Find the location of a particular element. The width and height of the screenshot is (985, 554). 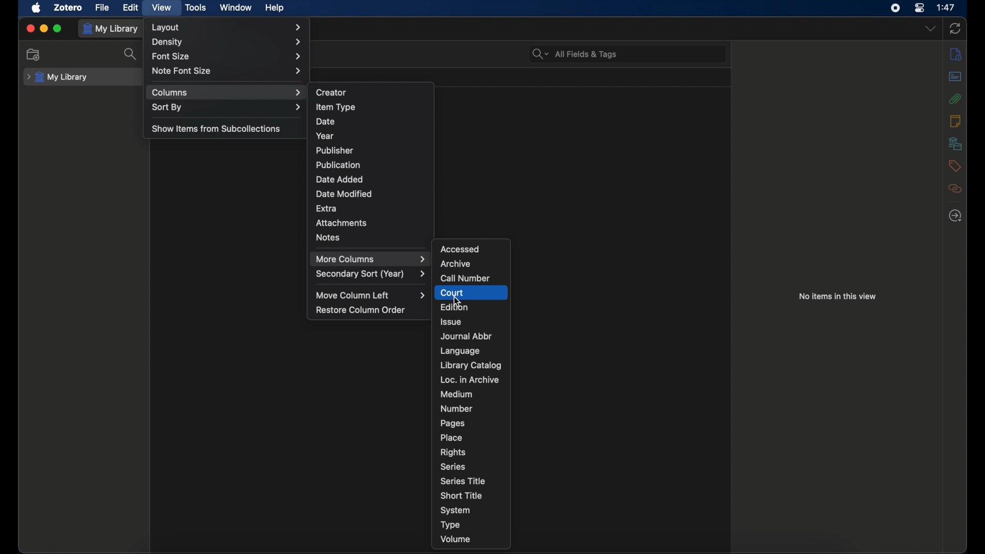

dropdown is located at coordinates (931, 29).